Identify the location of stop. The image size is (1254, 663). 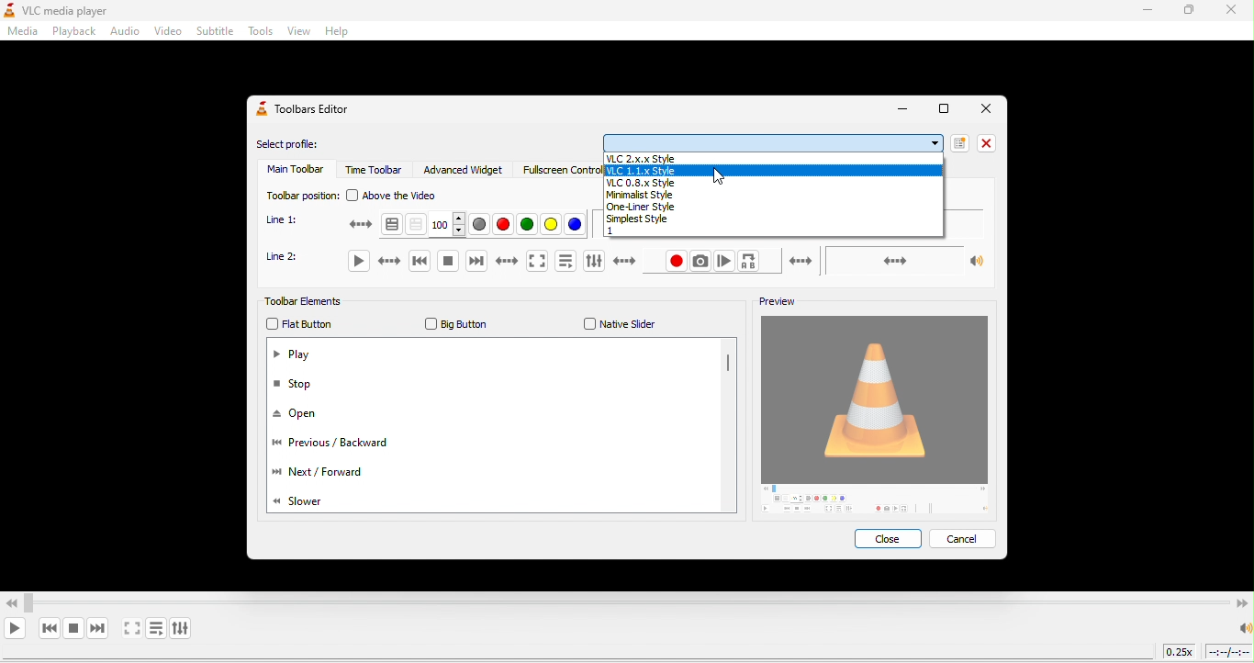
(302, 385).